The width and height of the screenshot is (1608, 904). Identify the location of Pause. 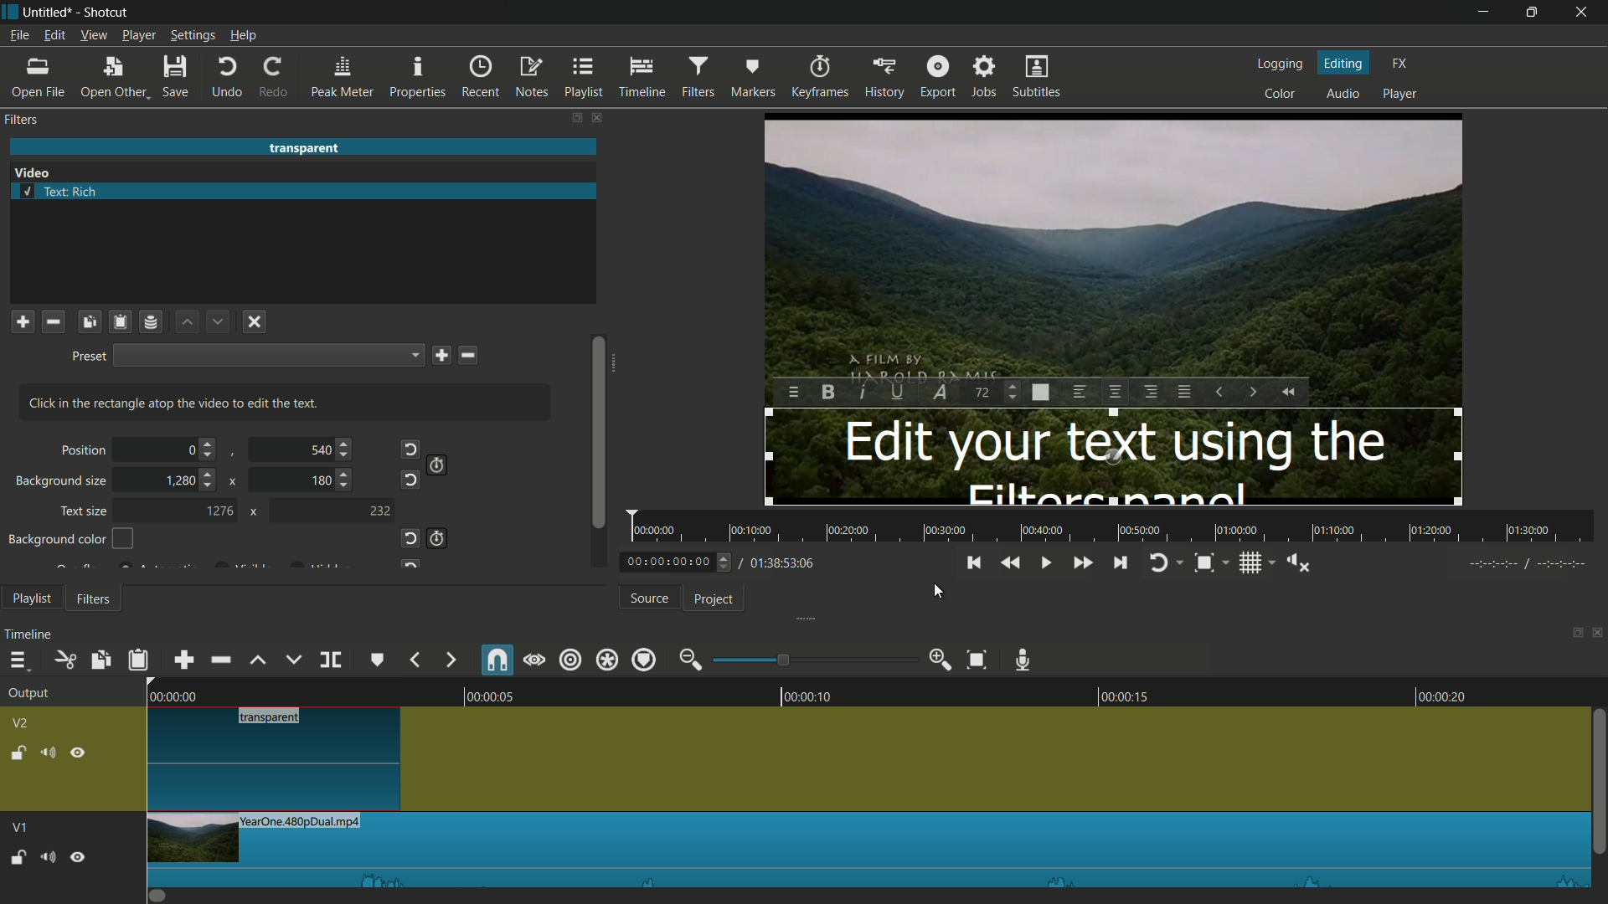
(79, 855).